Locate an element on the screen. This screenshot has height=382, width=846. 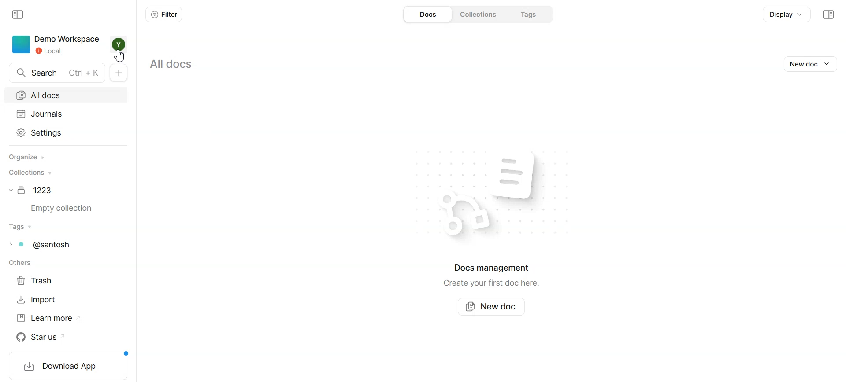
visual element is located at coordinates (462, 216).